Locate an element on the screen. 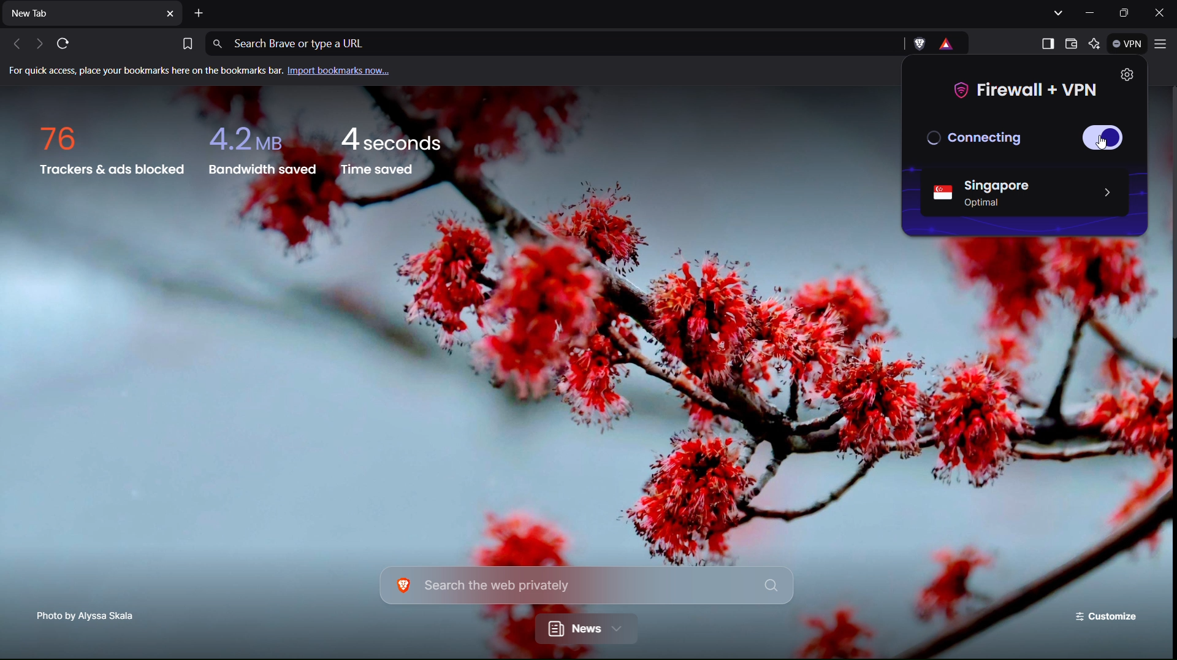  Import bookmarks is located at coordinates (208, 75).